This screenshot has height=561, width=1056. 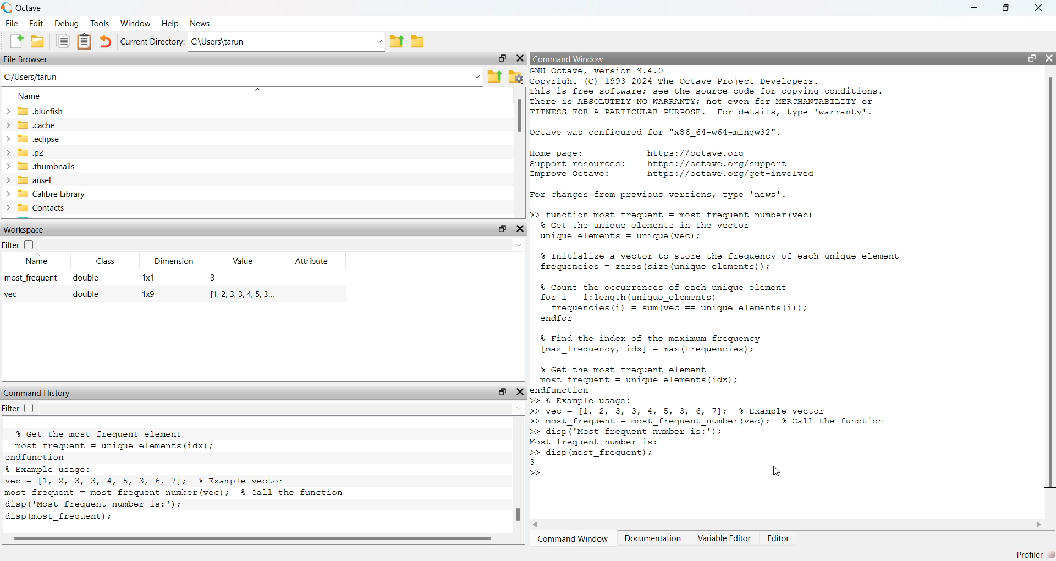 I want to click on .cache, so click(x=40, y=124).